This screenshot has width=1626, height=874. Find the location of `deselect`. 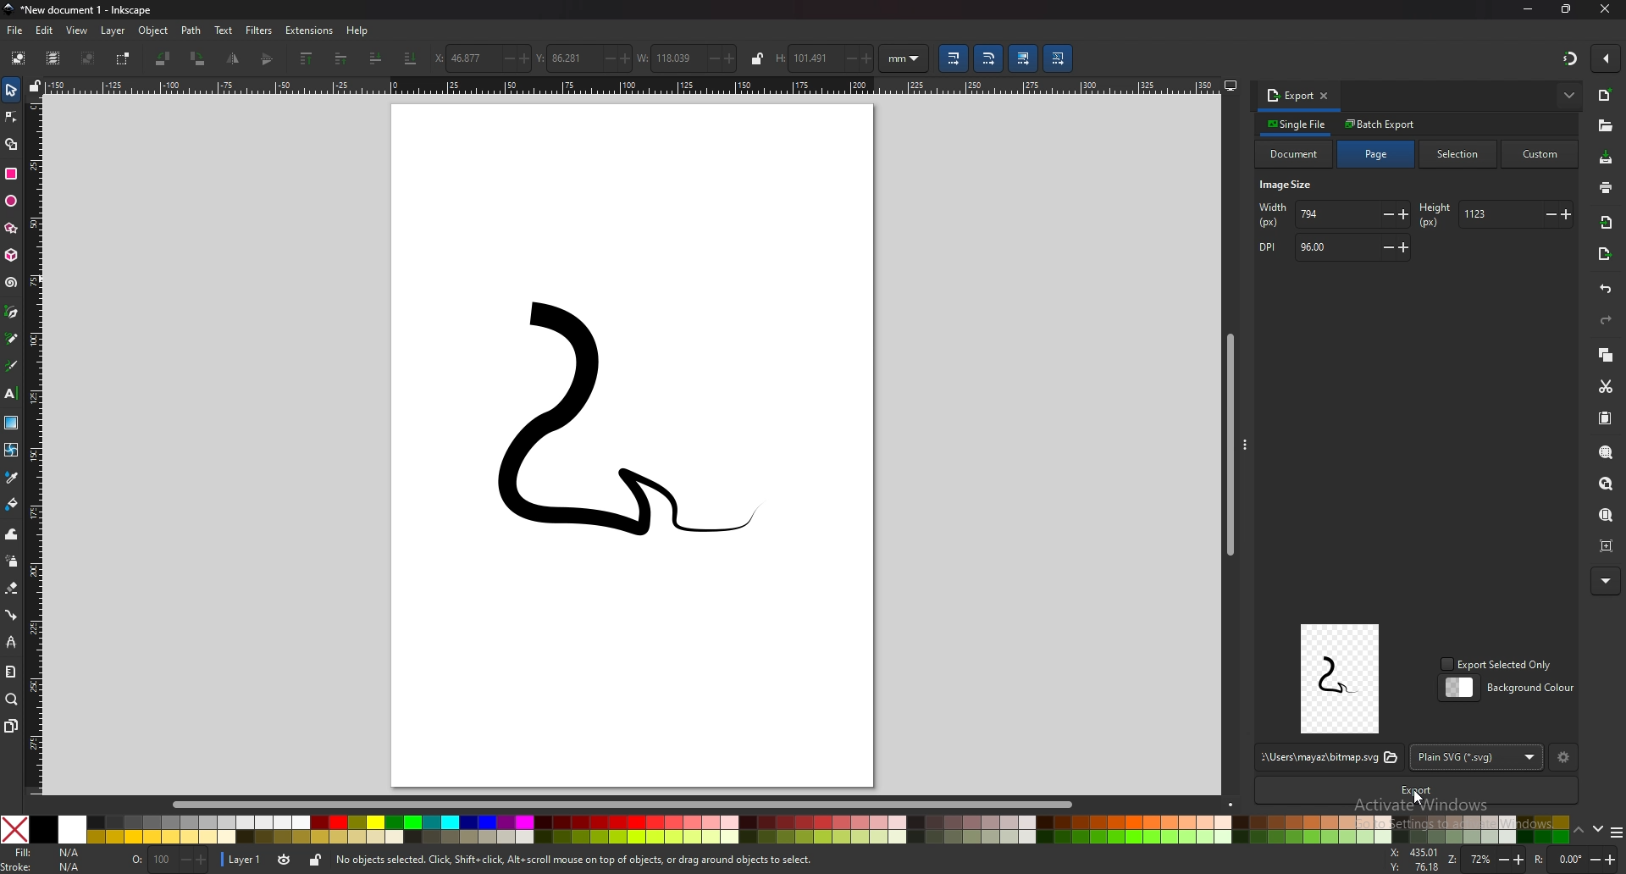

deselect is located at coordinates (90, 58).